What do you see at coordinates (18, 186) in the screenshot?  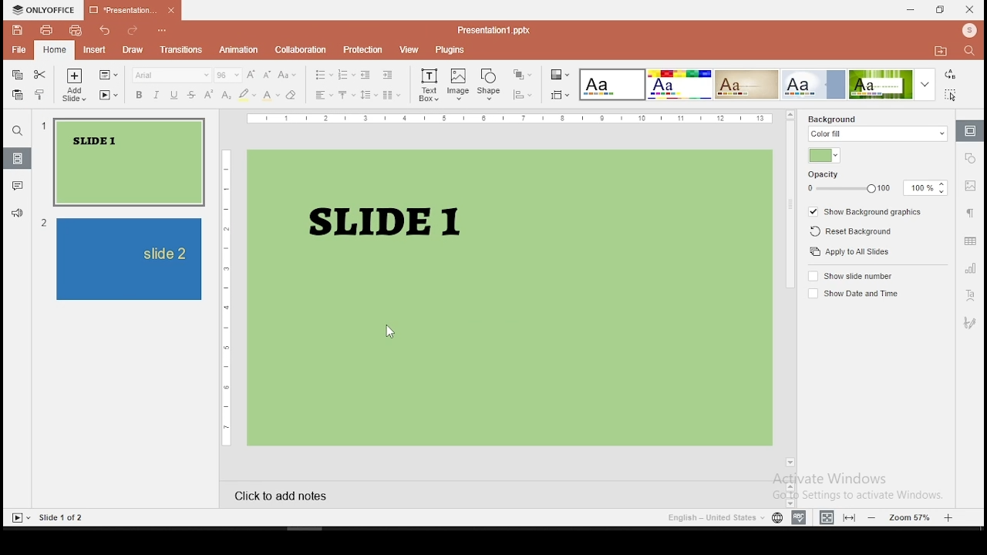 I see `comments` at bounding box center [18, 186].